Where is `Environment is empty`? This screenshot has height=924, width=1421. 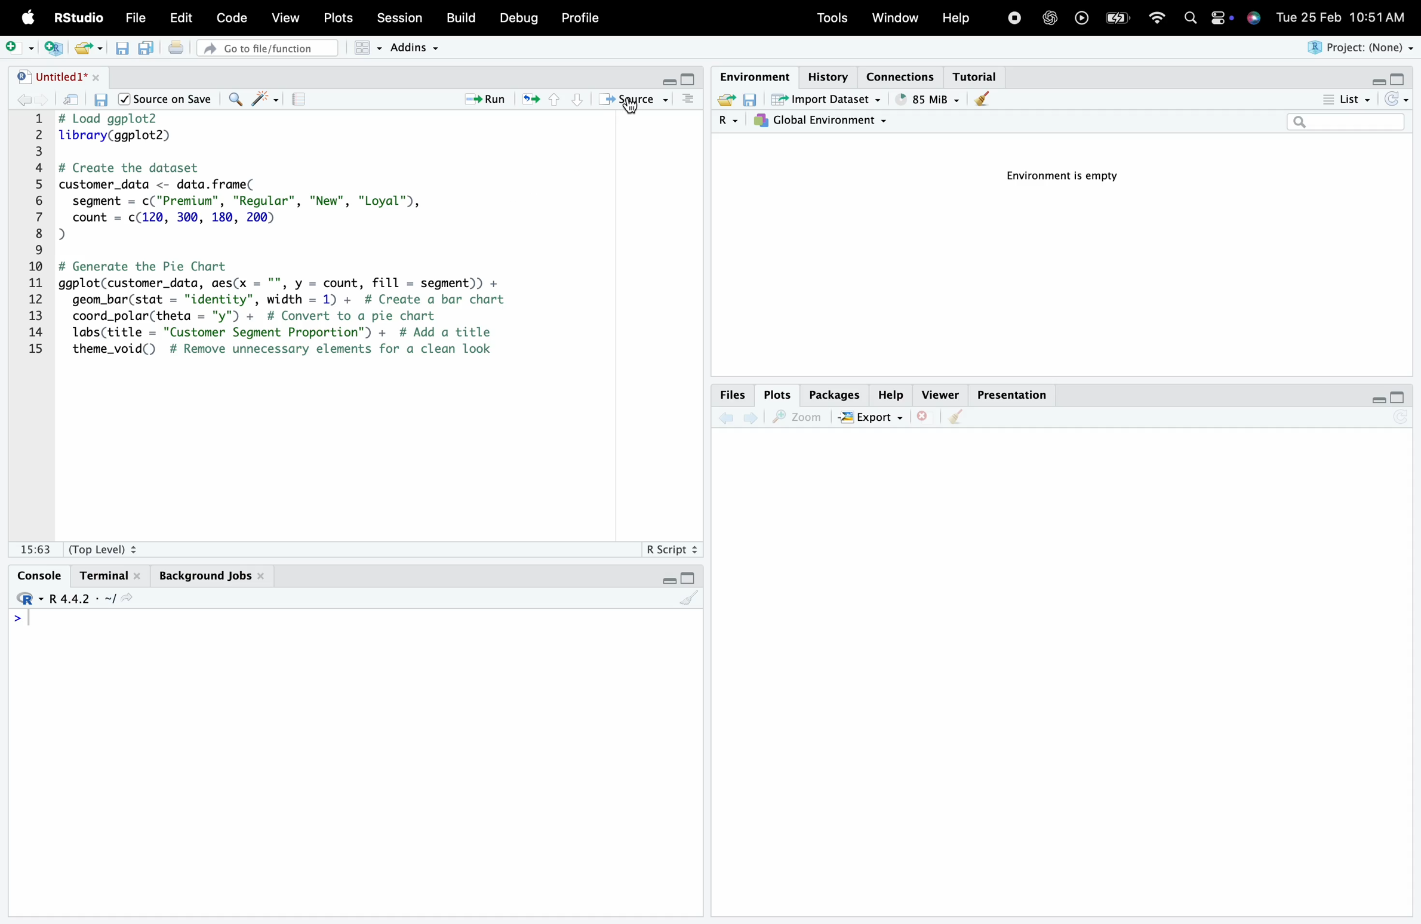
Environment is empty is located at coordinates (1068, 175).